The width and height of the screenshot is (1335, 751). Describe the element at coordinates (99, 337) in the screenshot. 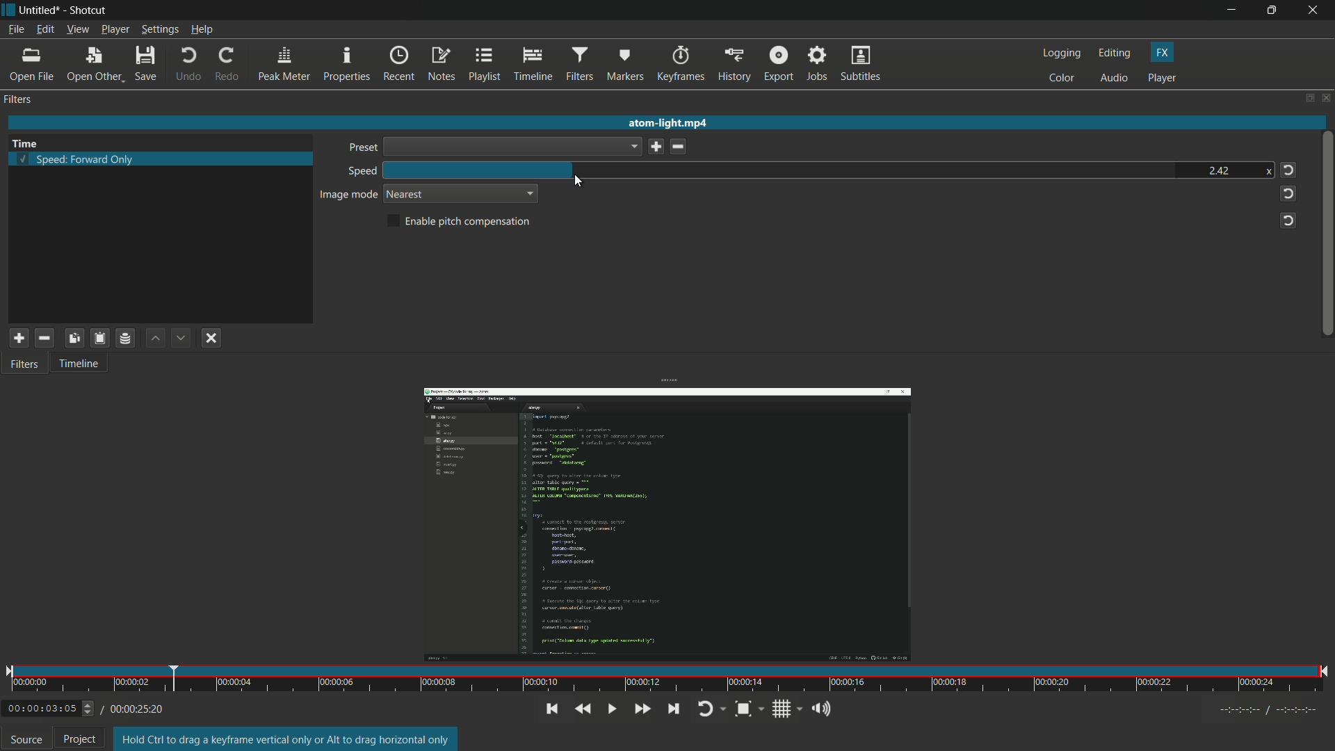

I see `paste filter` at that location.